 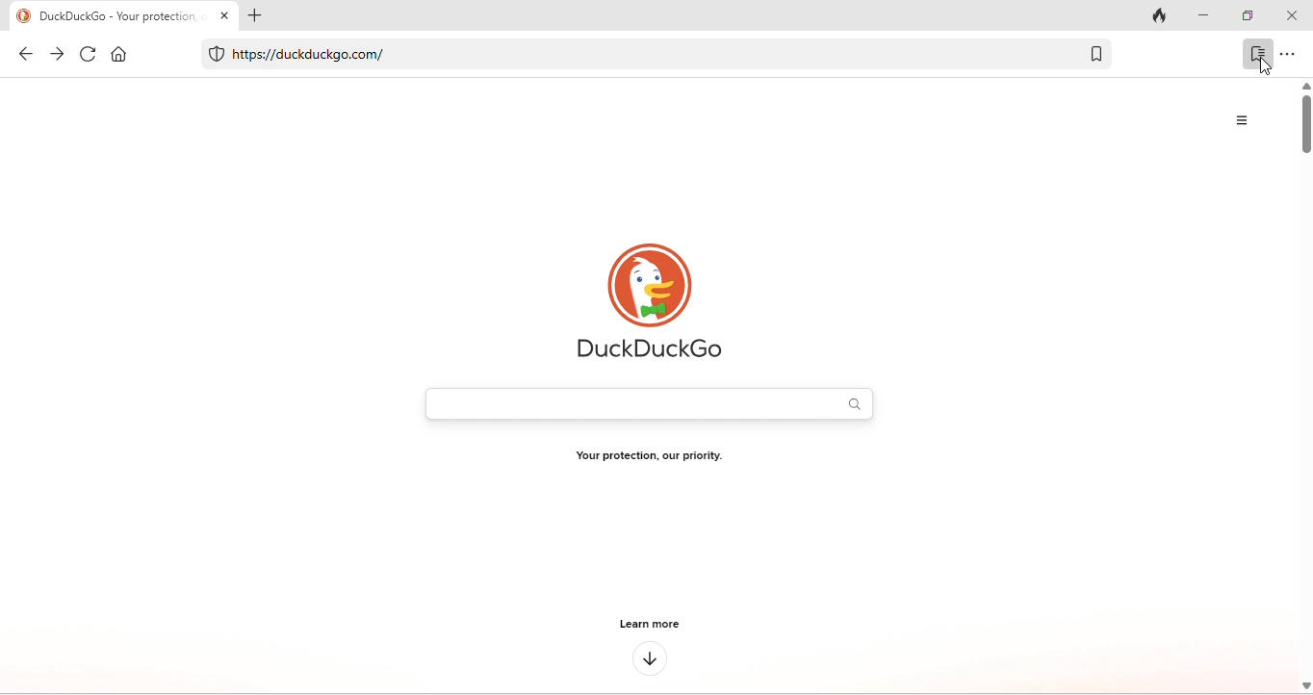 What do you see at coordinates (1160, 17) in the screenshot?
I see `track tab` at bounding box center [1160, 17].